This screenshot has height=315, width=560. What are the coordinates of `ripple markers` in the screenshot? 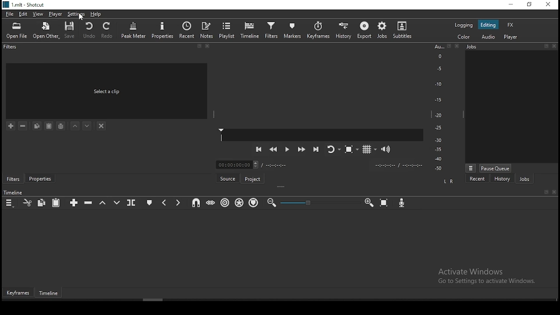 It's located at (253, 203).